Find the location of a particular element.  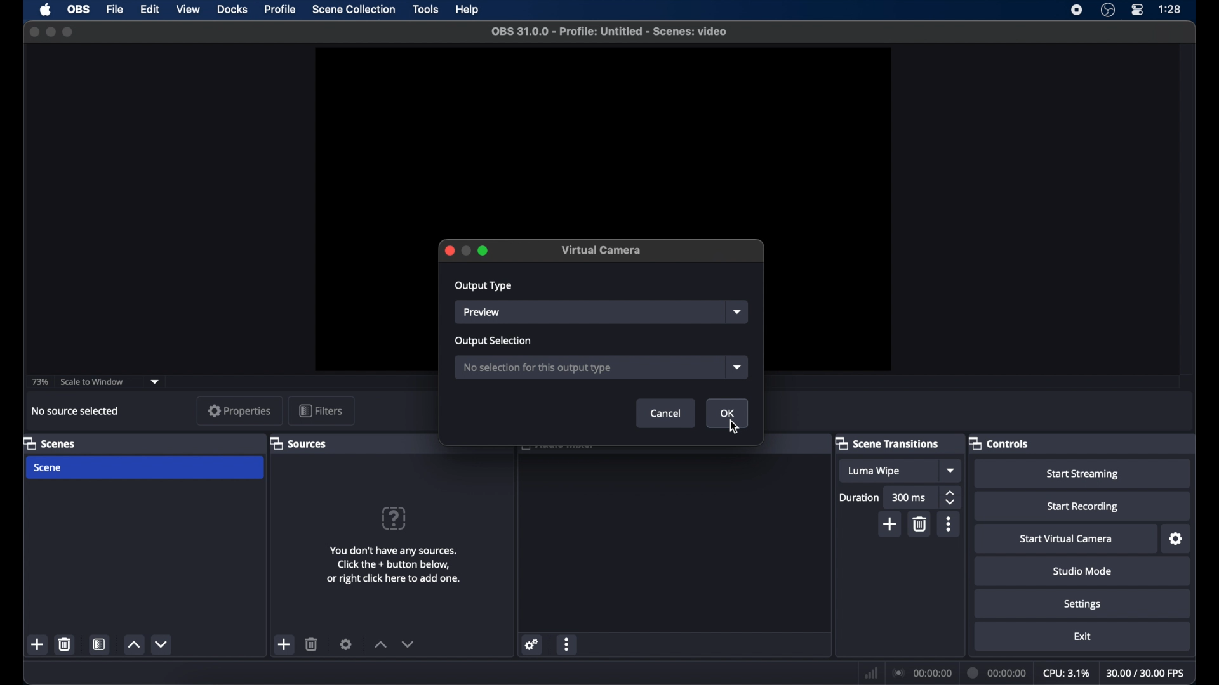

increment is located at coordinates (380, 645).